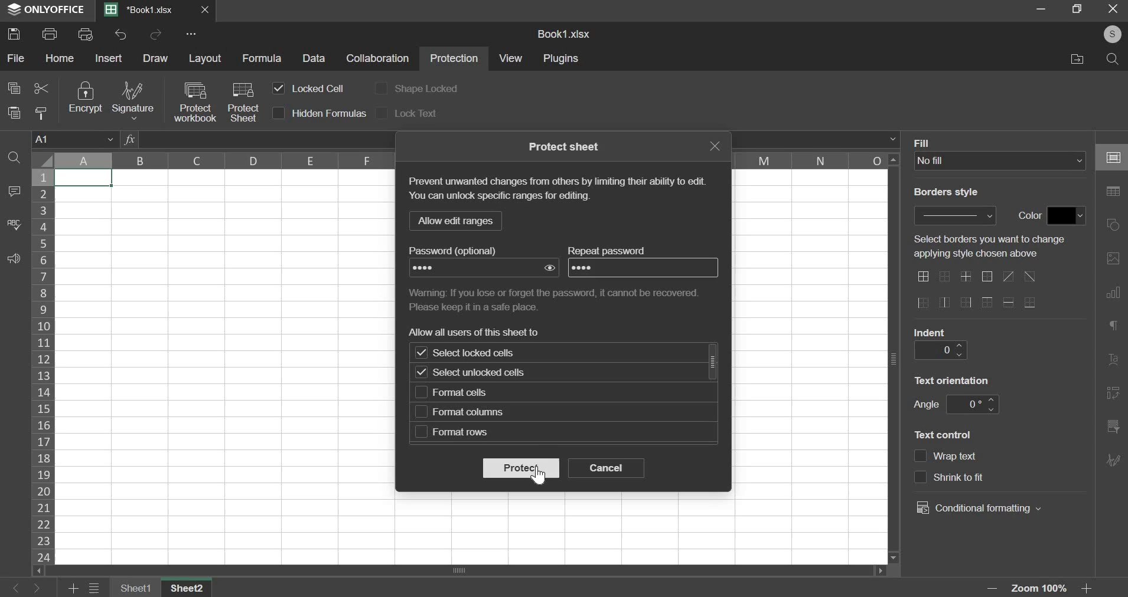 This screenshot has height=597, width=1128. I want to click on cut, so click(41, 87).